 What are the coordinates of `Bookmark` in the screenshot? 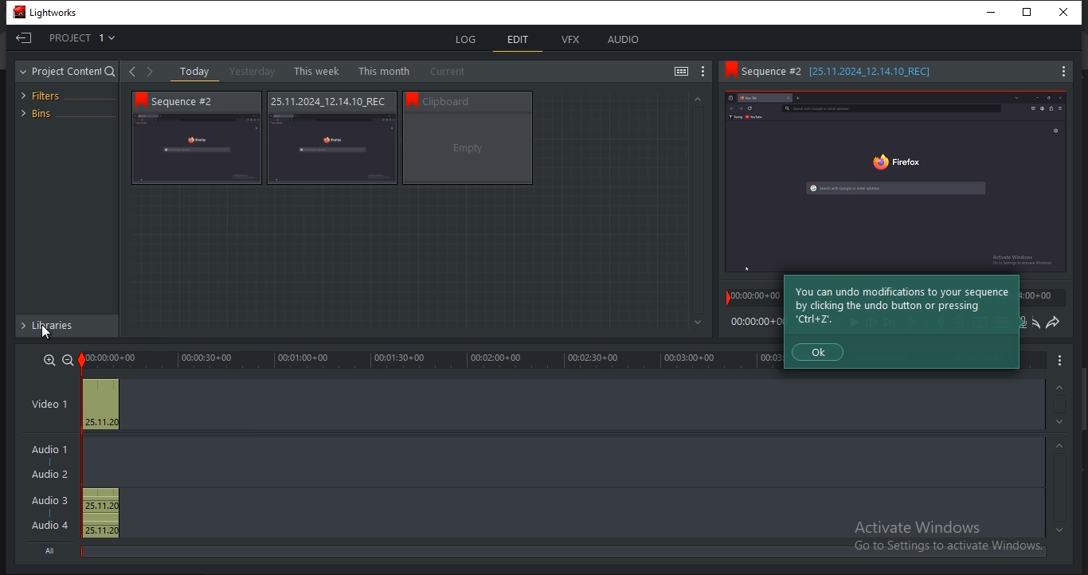 It's located at (730, 72).